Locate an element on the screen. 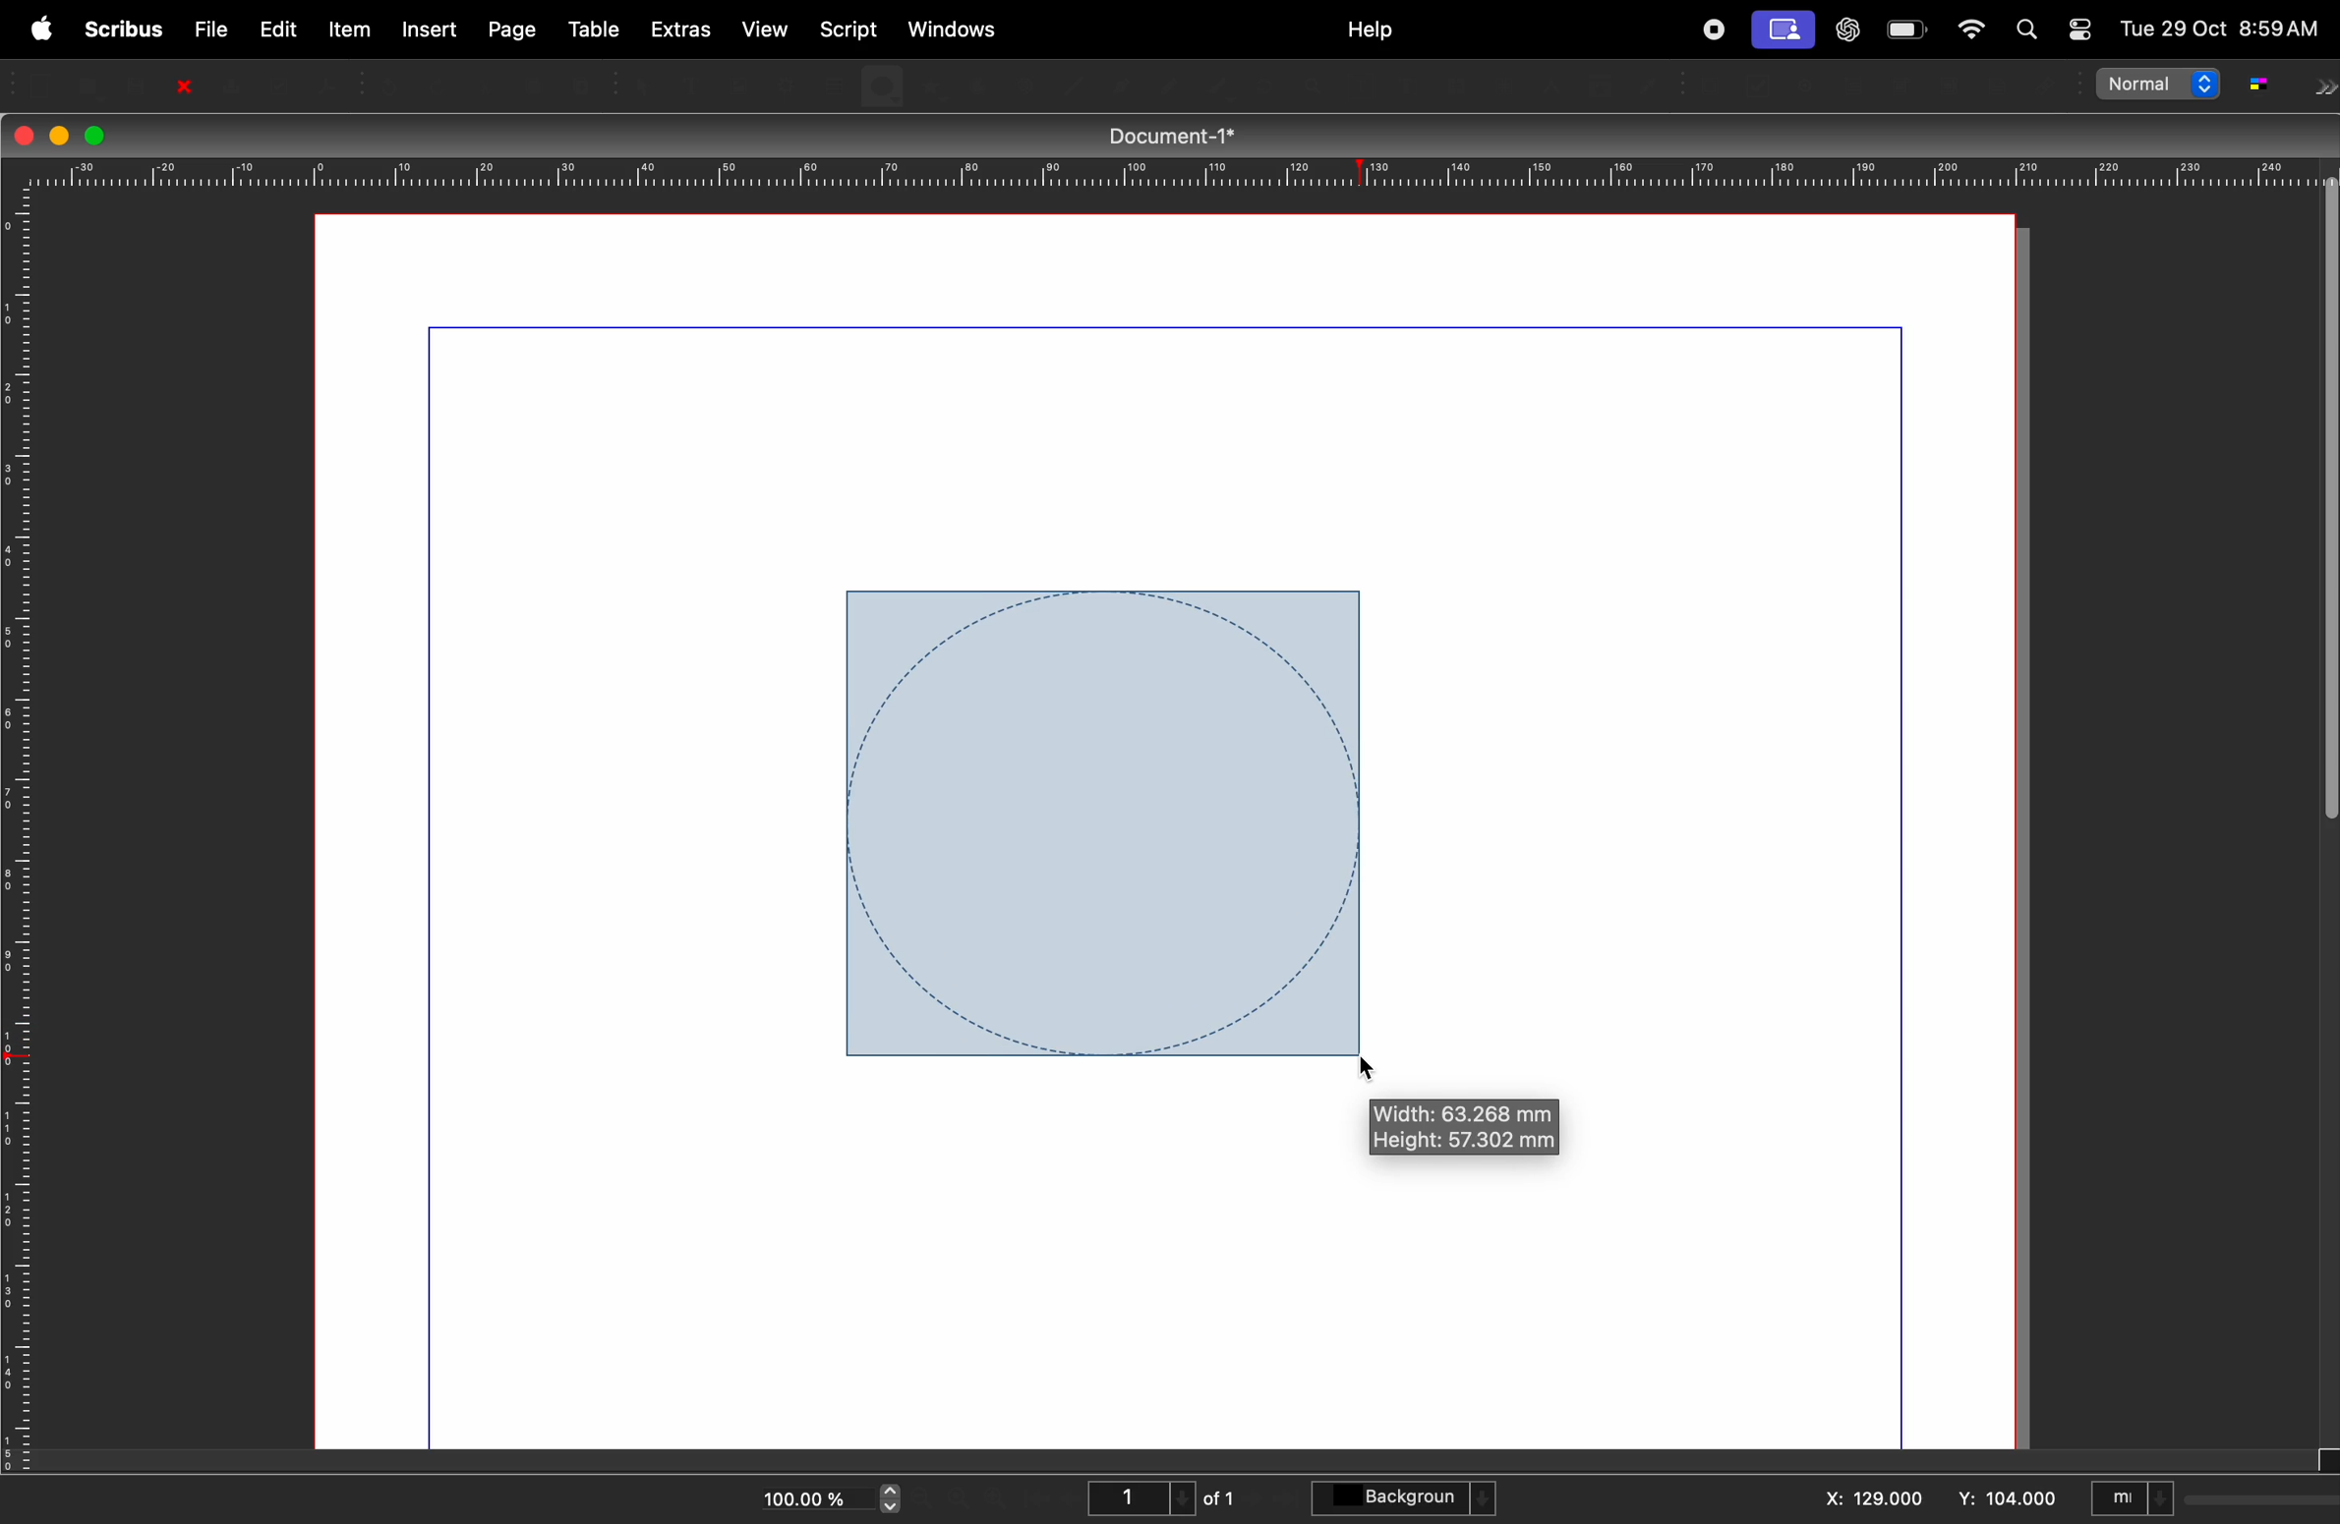  eyedropper is located at coordinates (1651, 85).